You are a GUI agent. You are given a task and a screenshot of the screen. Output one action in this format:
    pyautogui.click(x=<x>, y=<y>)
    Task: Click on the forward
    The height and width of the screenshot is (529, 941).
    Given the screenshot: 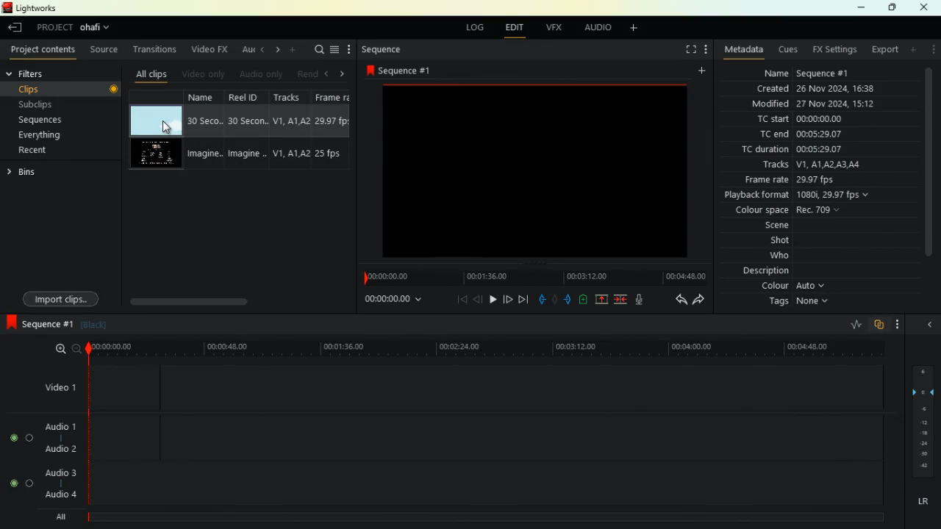 What is the action you would take?
    pyautogui.click(x=701, y=301)
    